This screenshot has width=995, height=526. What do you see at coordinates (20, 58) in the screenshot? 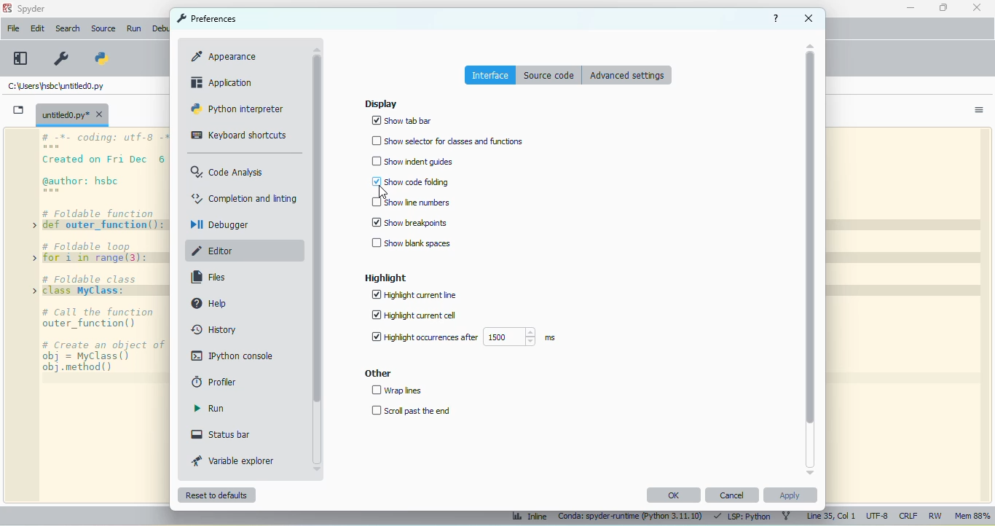
I see `maximize current pane` at bounding box center [20, 58].